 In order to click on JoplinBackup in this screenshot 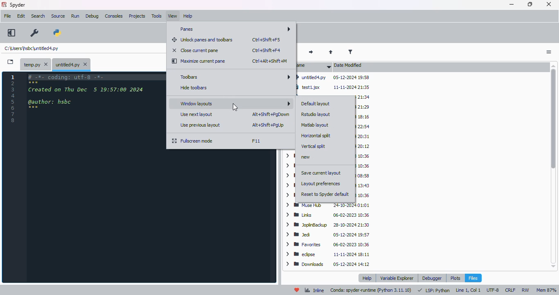, I will do `click(329, 226)`.